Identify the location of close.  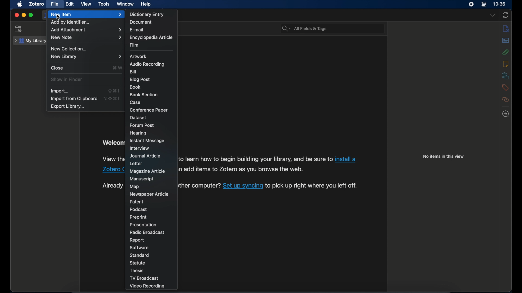
(17, 15).